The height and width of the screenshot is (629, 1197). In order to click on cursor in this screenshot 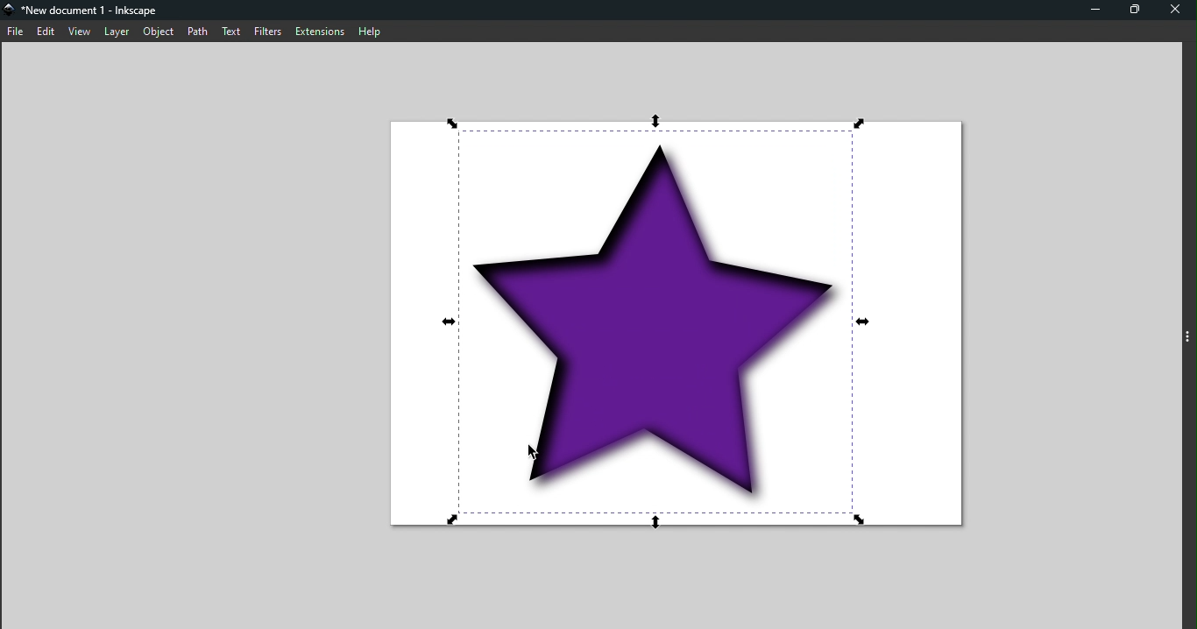, I will do `click(531, 452)`.